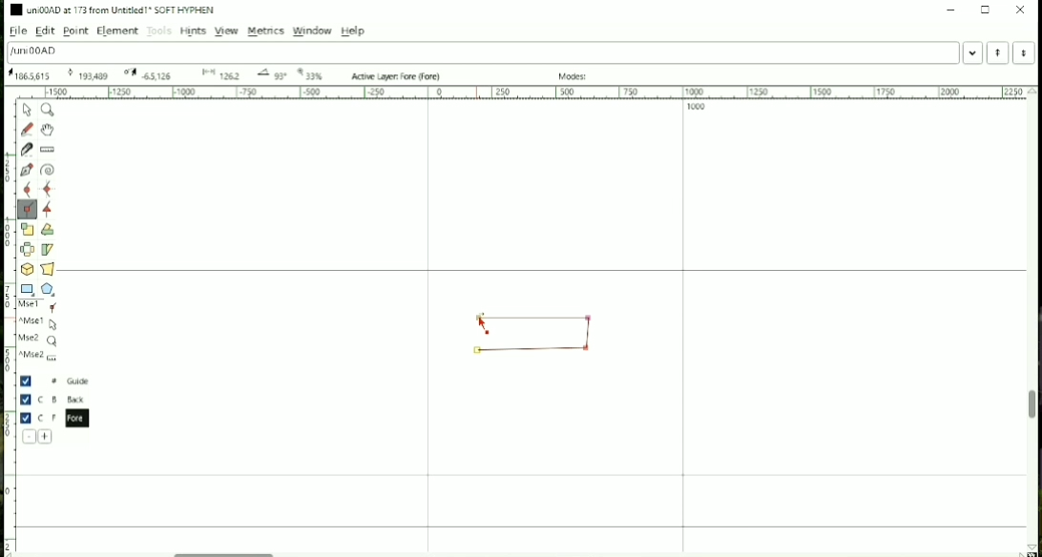  What do you see at coordinates (1021, 10) in the screenshot?
I see `Close` at bounding box center [1021, 10].